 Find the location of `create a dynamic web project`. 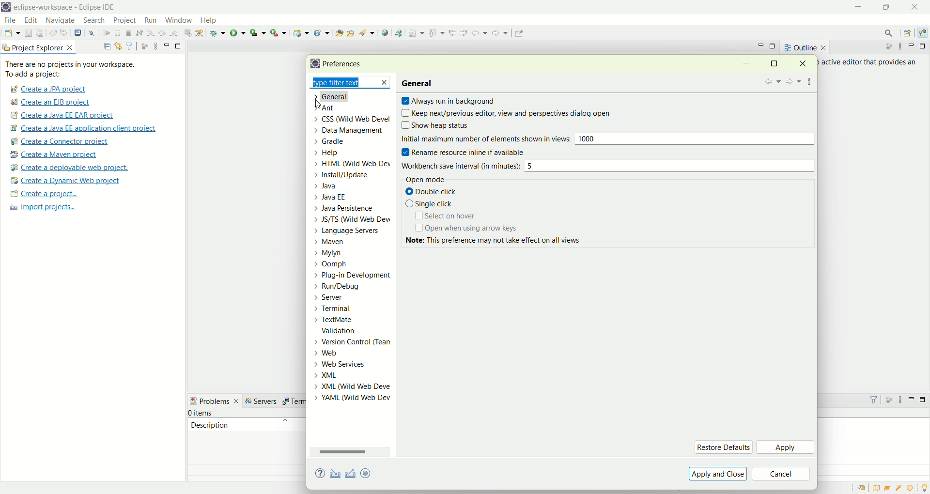

create a dynamic web project is located at coordinates (300, 32).